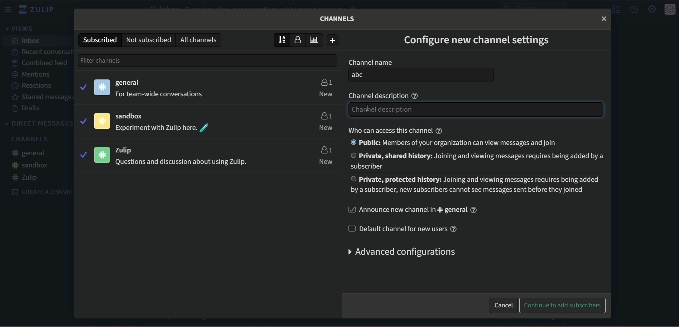  What do you see at coordinates (27, 41) in the screenshot?
I see `inbox` at bounding box center [27, 41].